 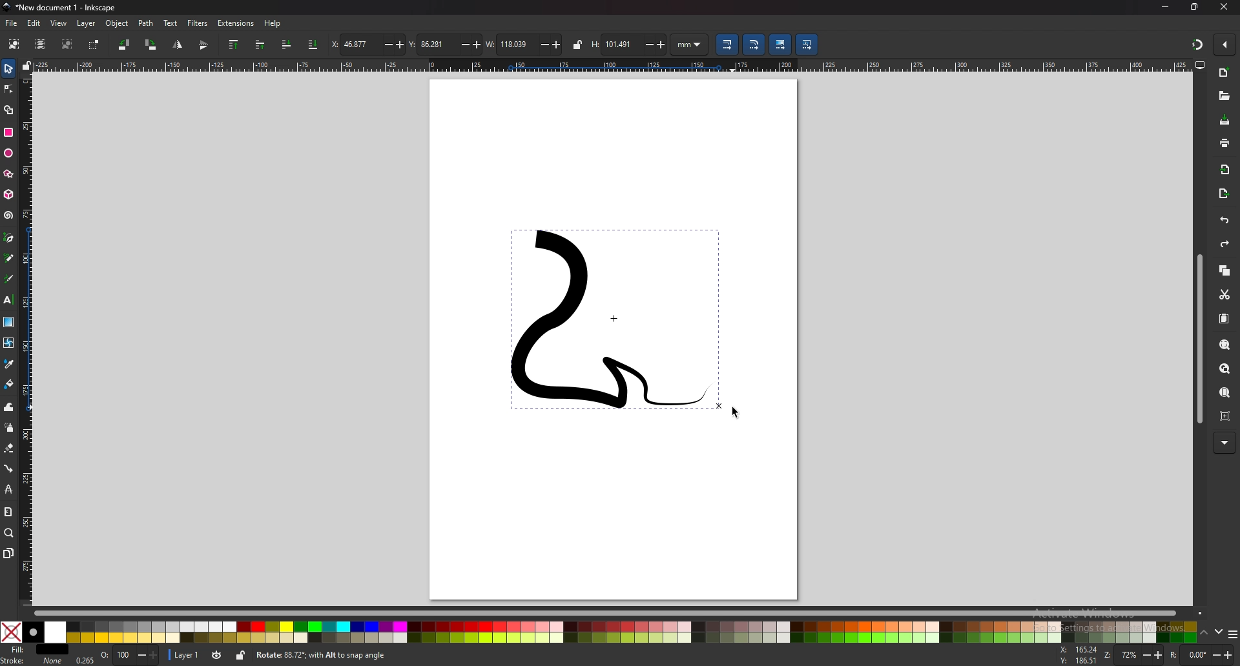 I want to click on height, so click(x=629, y=43).